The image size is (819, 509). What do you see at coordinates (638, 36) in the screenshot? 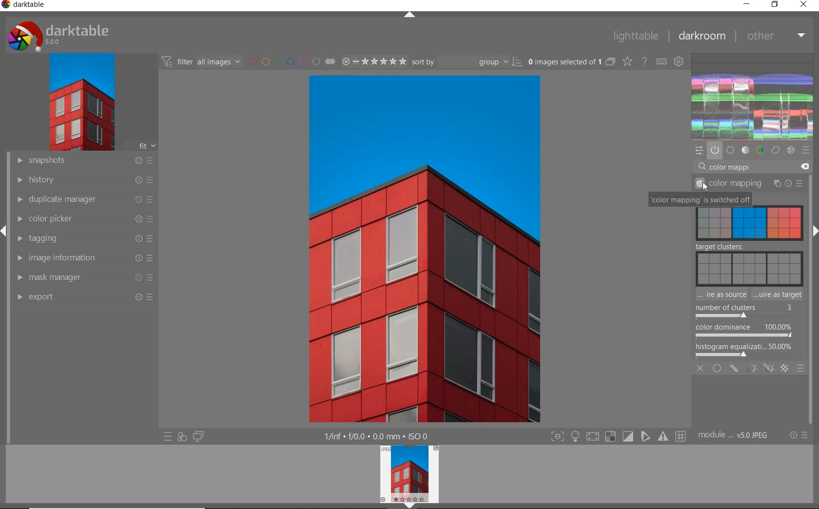
I see `lighttable` at bounding box center [638, 36].